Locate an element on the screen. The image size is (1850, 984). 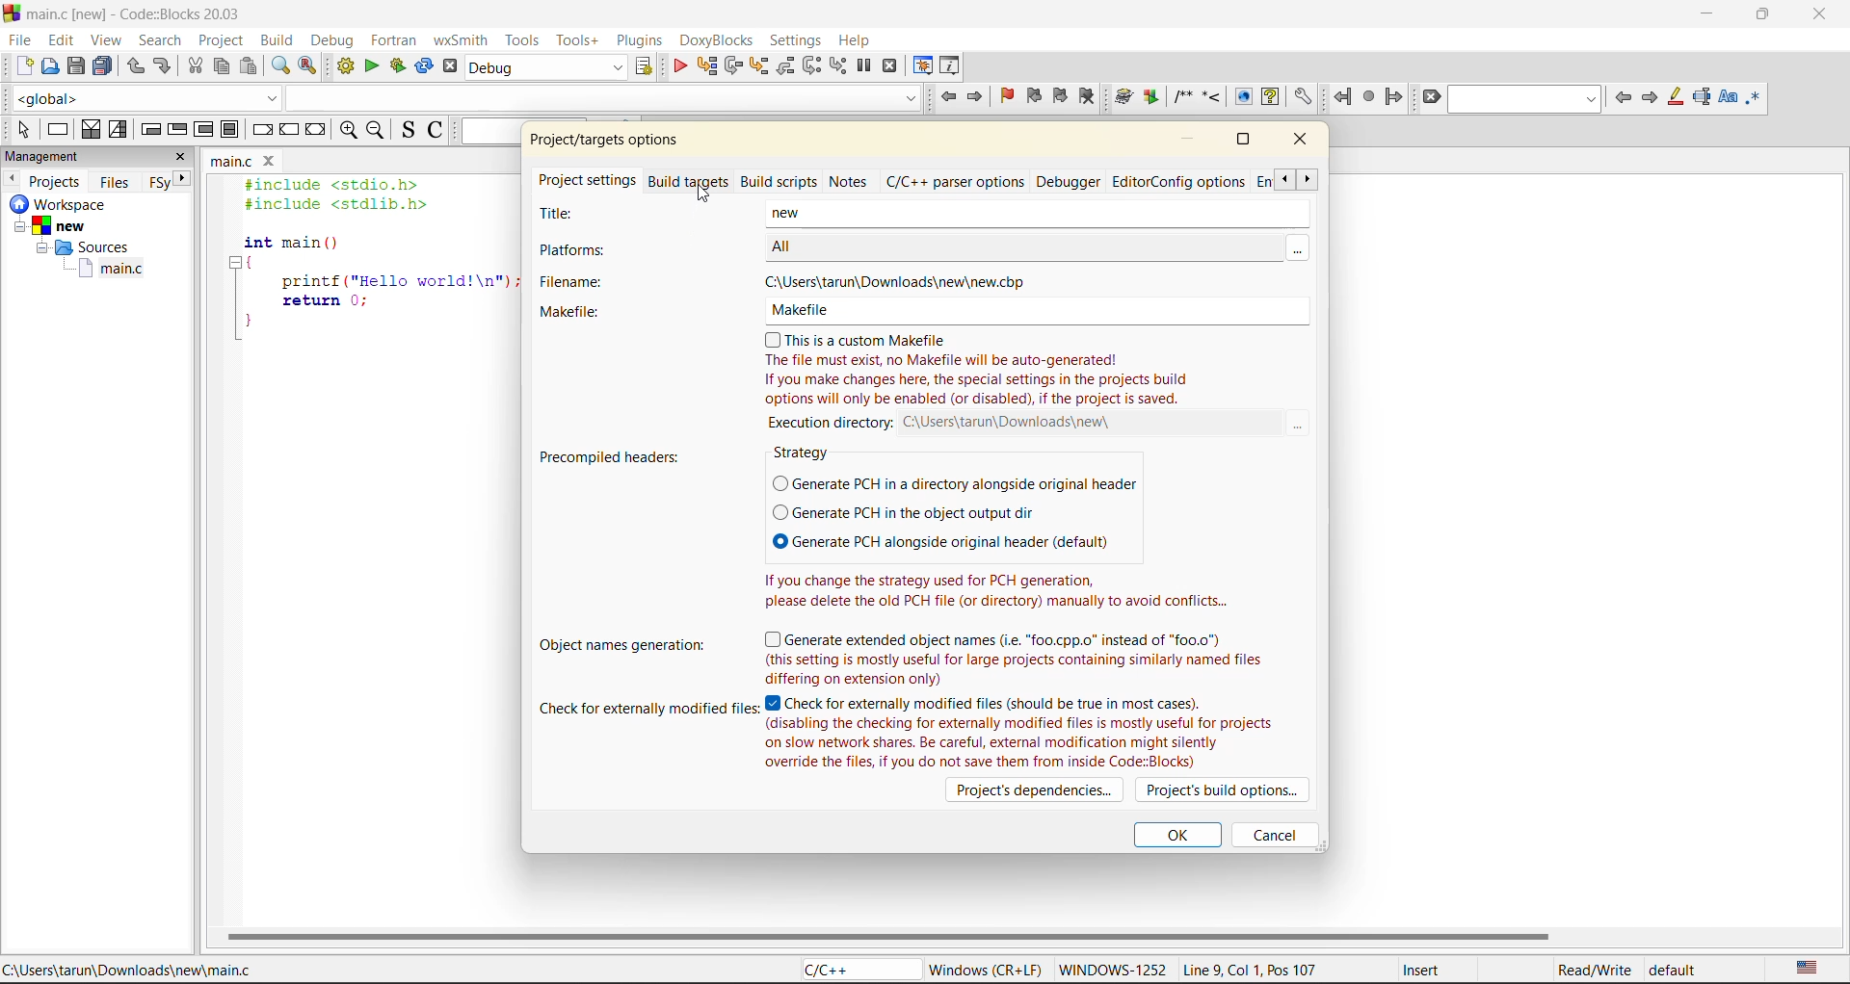
cut is located at coordinates (196, 65).